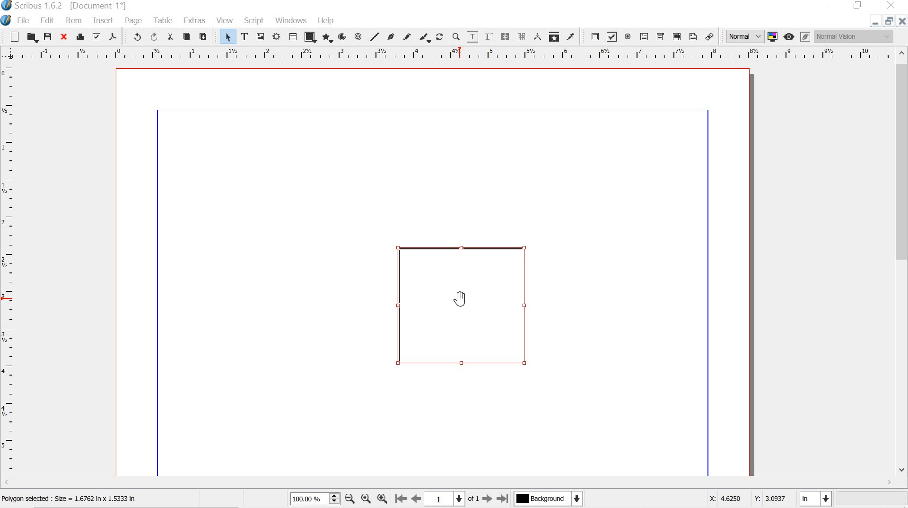 This screenshot has width=908, height=508. I want to click on zoom to, so click(367, 499).